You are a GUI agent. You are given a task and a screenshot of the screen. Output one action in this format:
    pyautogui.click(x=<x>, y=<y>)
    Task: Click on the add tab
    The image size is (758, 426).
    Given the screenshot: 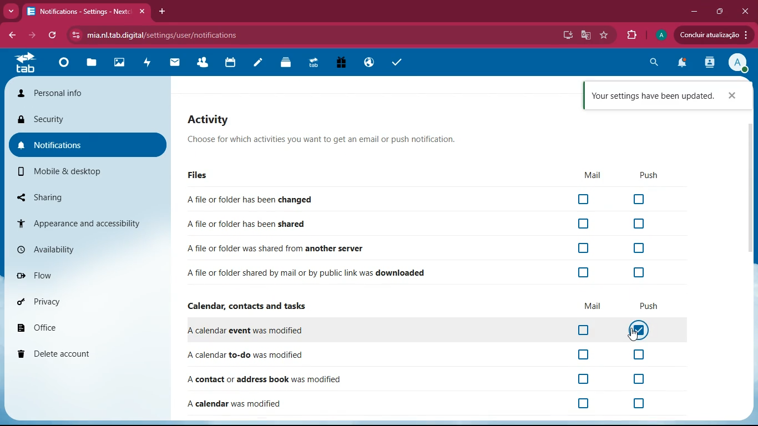 What is the action you would take?
    pyautogui.click(x=162, y=11)
    